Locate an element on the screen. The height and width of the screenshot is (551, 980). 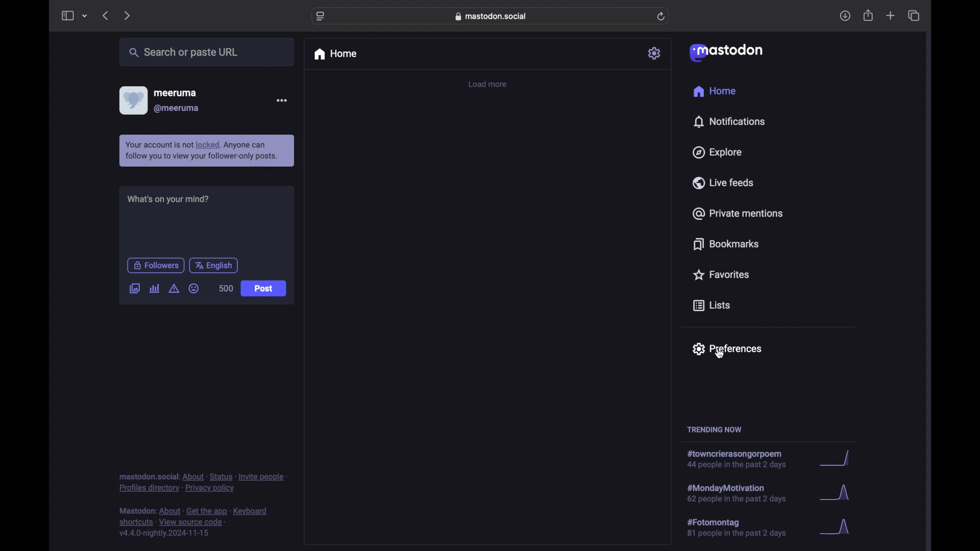
web address is located at coordinates (491, 16).